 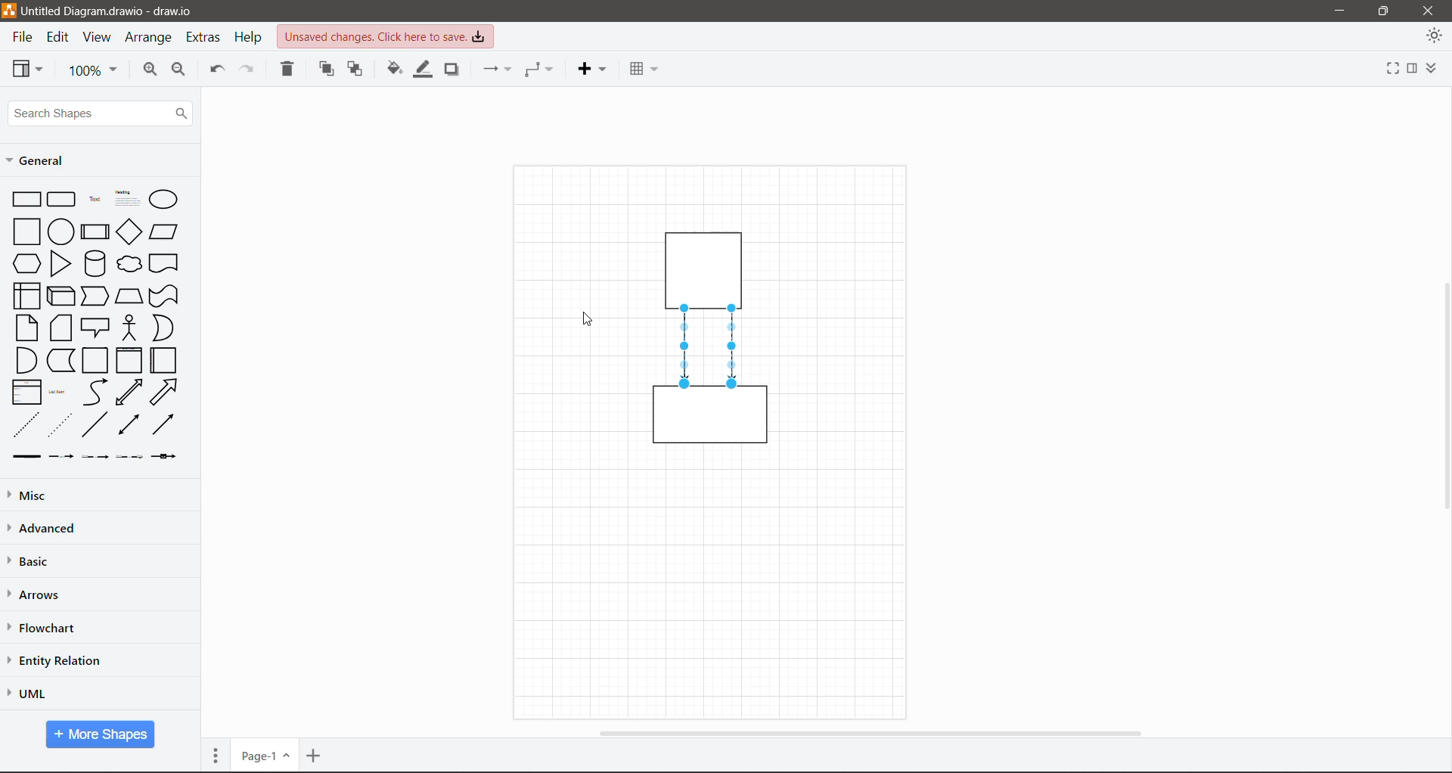 What do you see at coordinates (26, 262) in the screenshot?
I see `Hexagon` at bounding box center [26, 262].